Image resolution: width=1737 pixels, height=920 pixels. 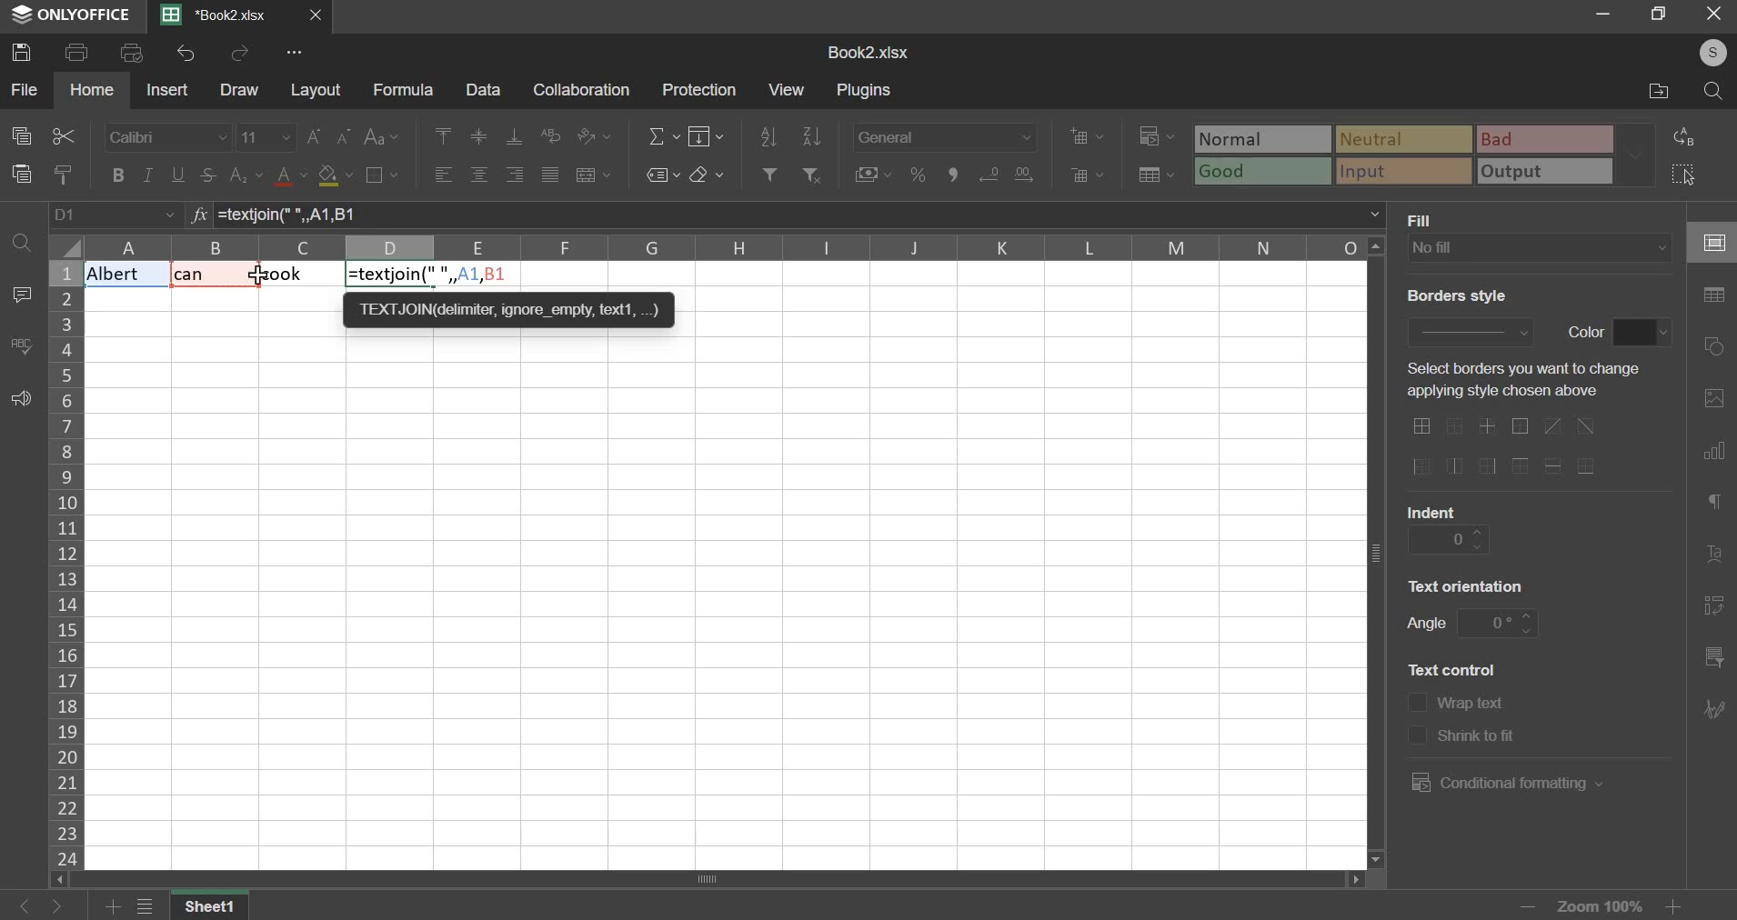 What do you see at coordinates (166, 137) in the screenshot?
I see `font` at bounding box center [166, 137].